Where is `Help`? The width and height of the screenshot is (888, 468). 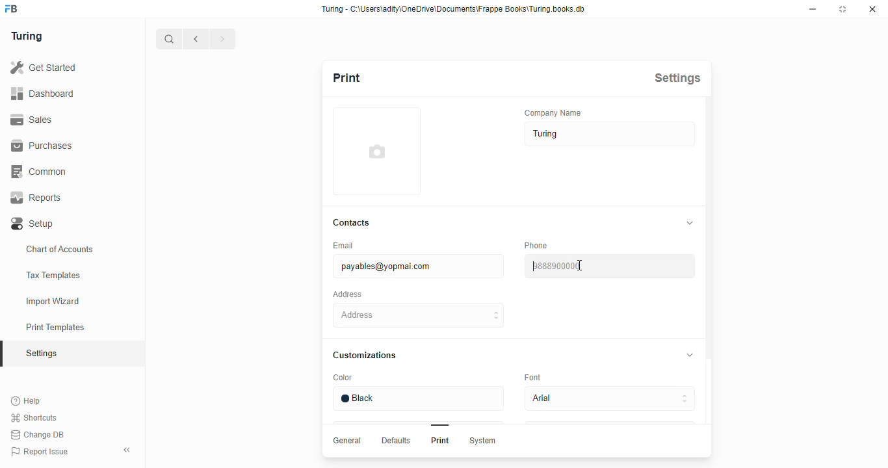 Help is located at coordinates (28, 400).